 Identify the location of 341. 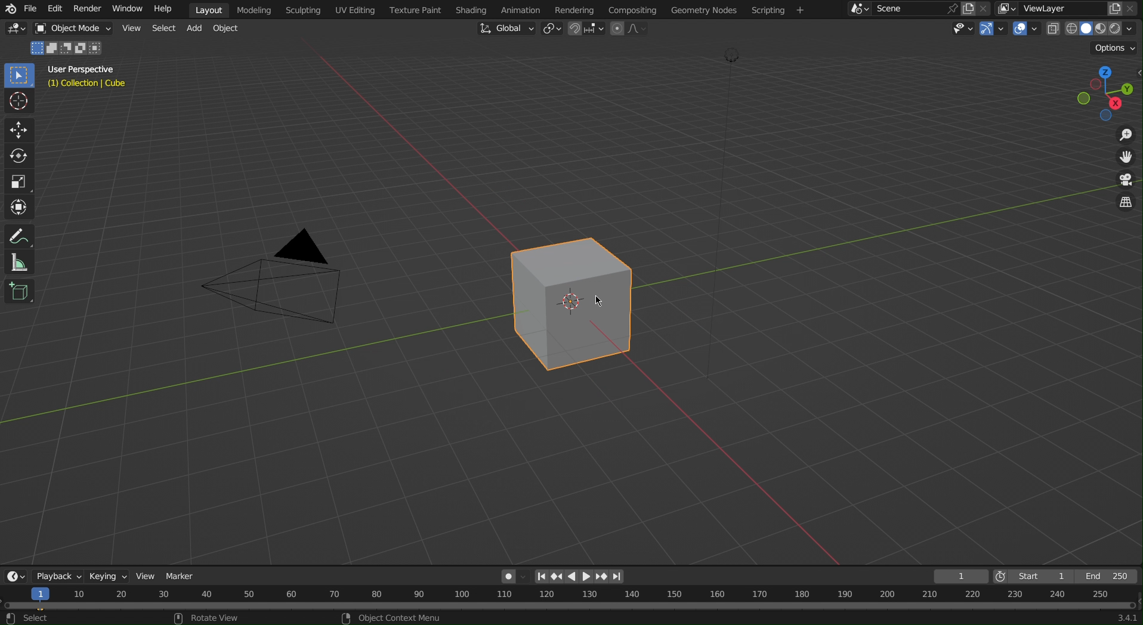
(1116, 618).